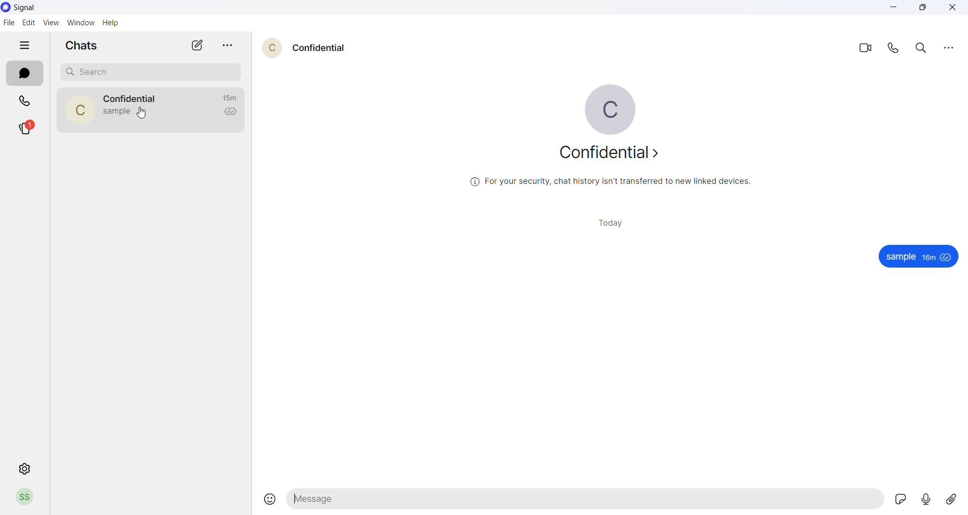  What do you see at coordinates (947, 258) in the screenshot?
I see `seen` at bounding box center [947, 258].